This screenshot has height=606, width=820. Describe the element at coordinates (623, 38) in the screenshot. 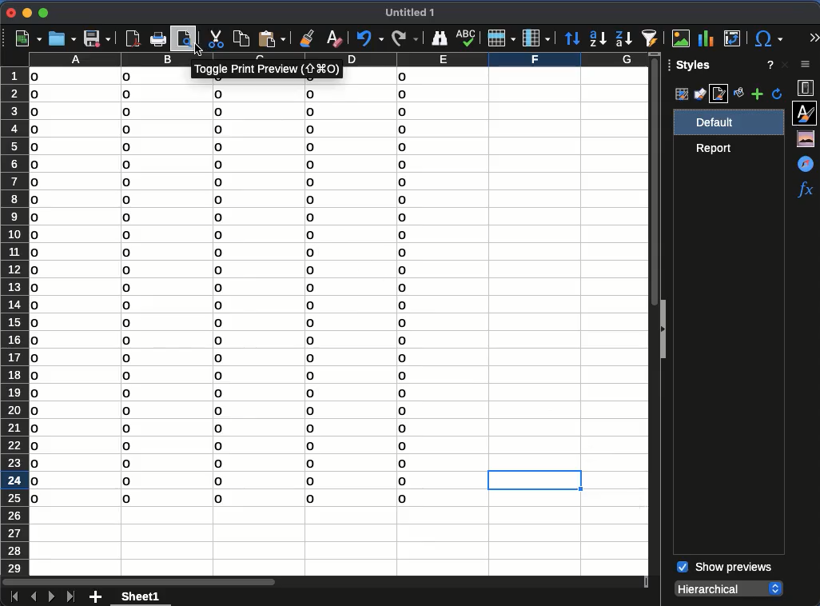

I see `descending` at that location.